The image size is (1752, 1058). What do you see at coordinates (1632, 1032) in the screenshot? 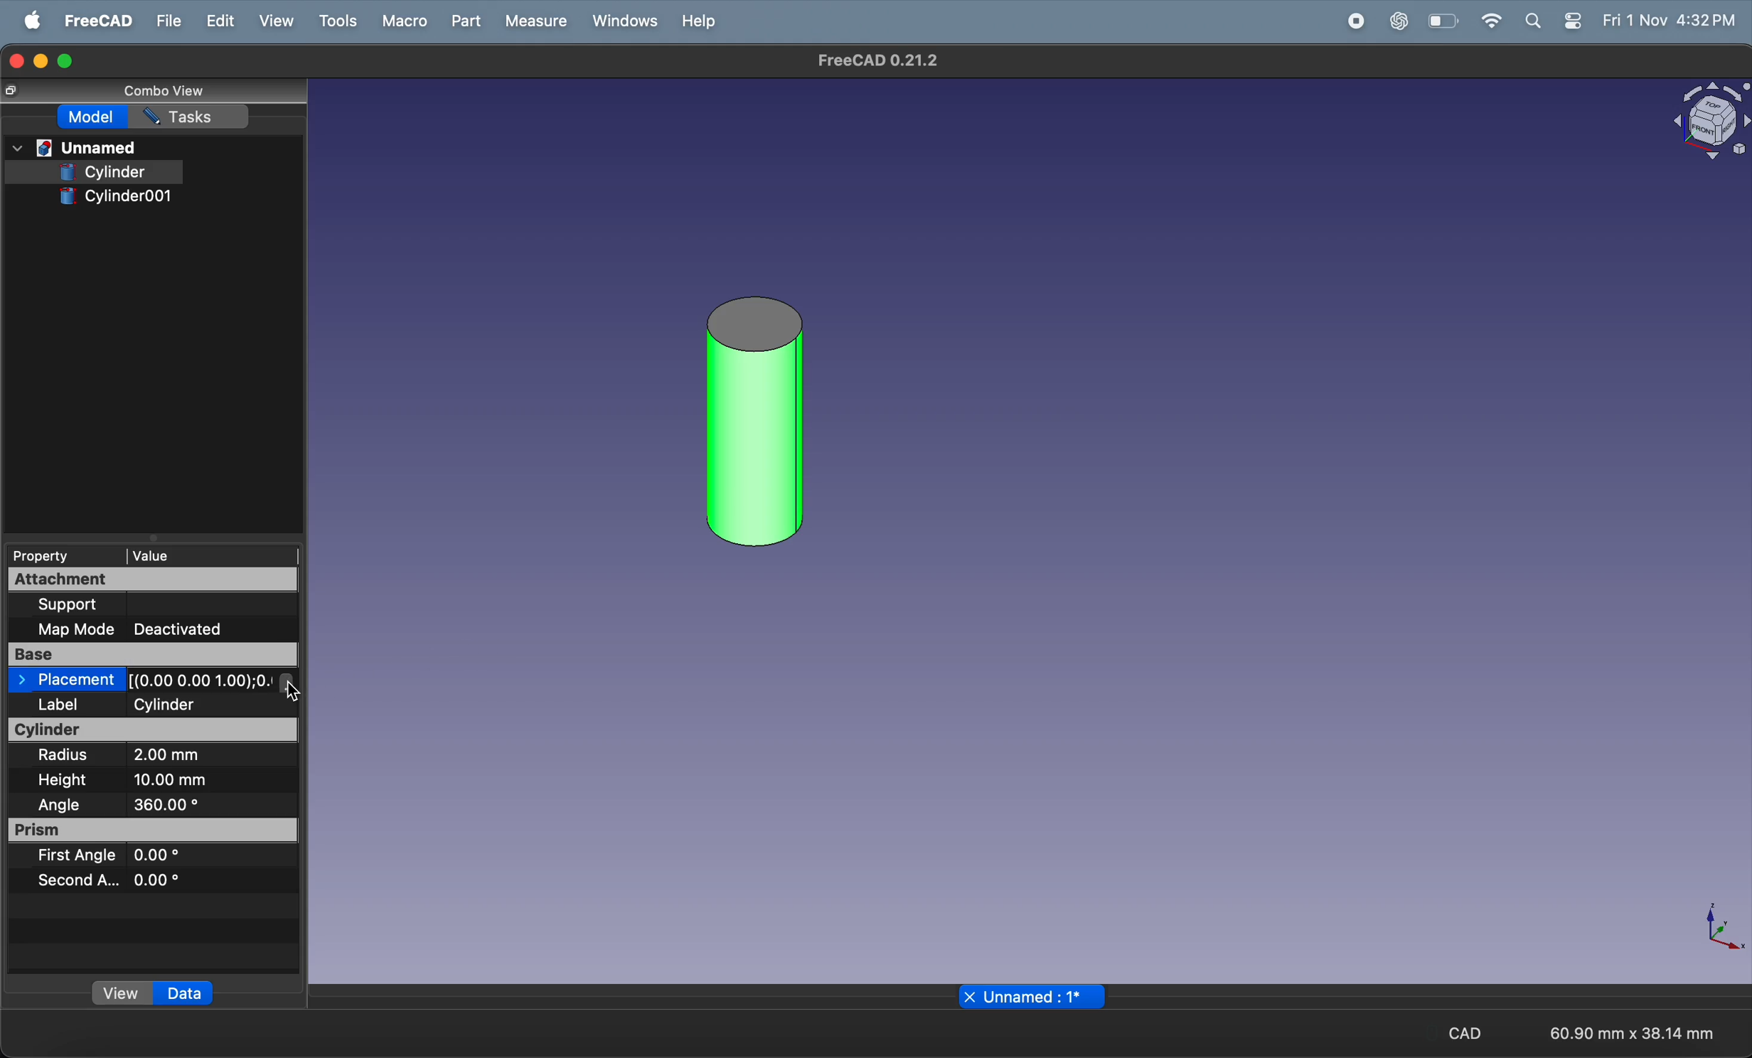
I see `60.90 mm x 38.14 mm` at bounding box center [1632, 1032].